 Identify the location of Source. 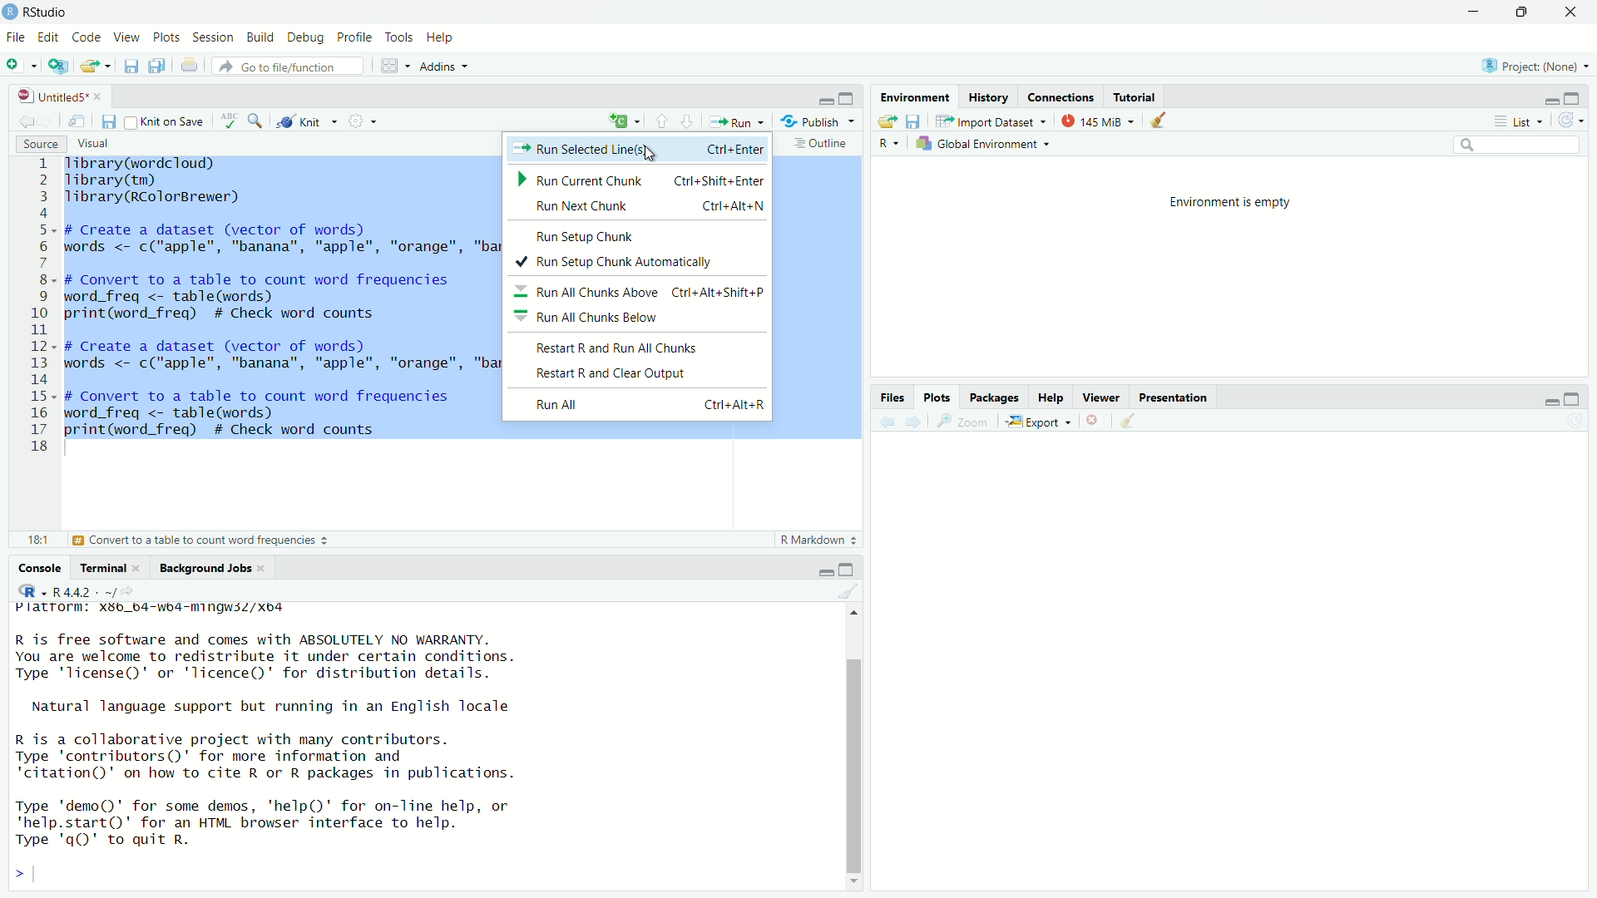
(38, 144).